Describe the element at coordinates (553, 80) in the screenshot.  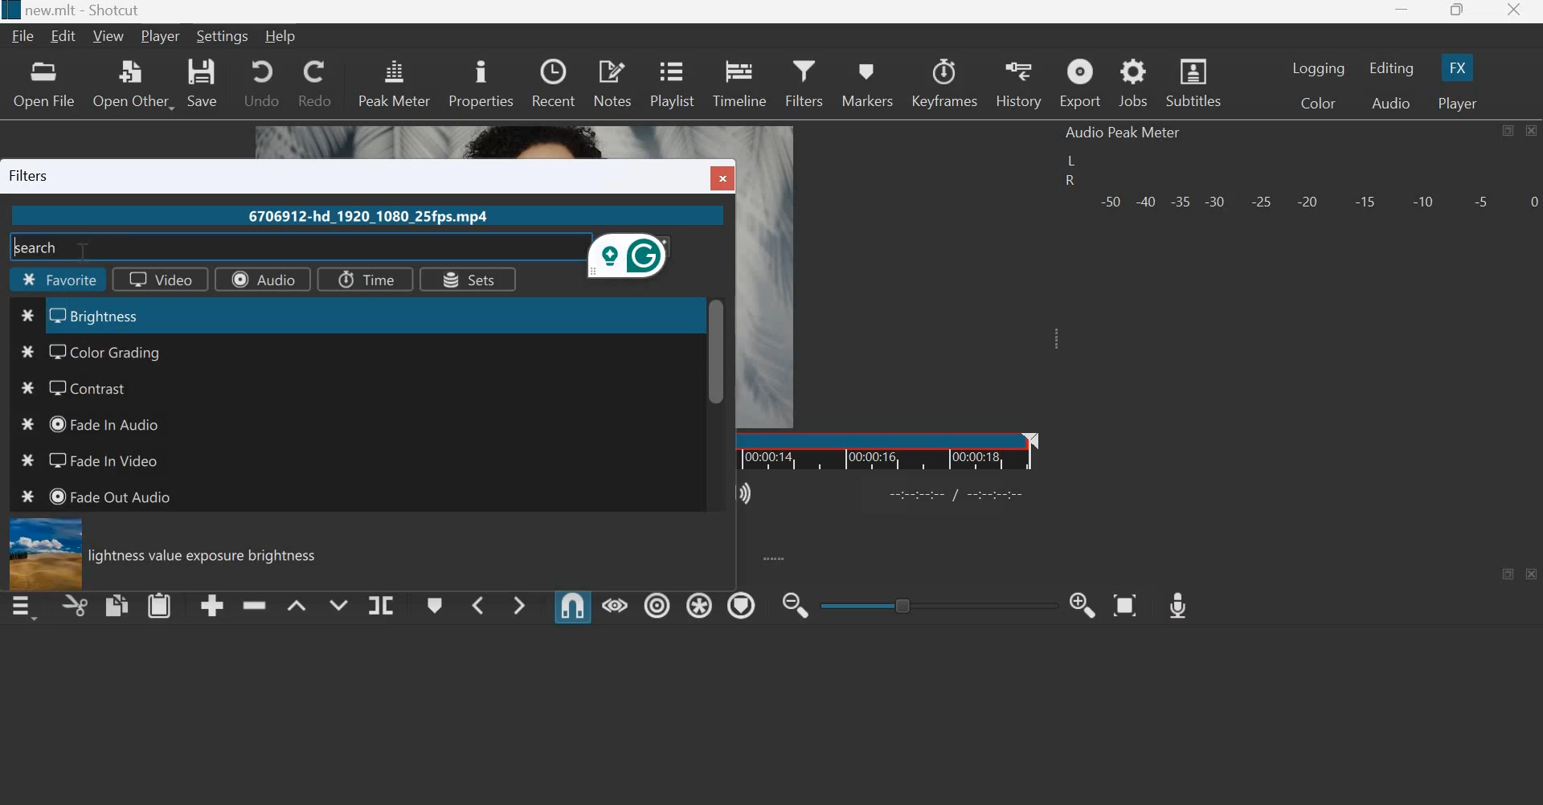
I see `recent` at that location.